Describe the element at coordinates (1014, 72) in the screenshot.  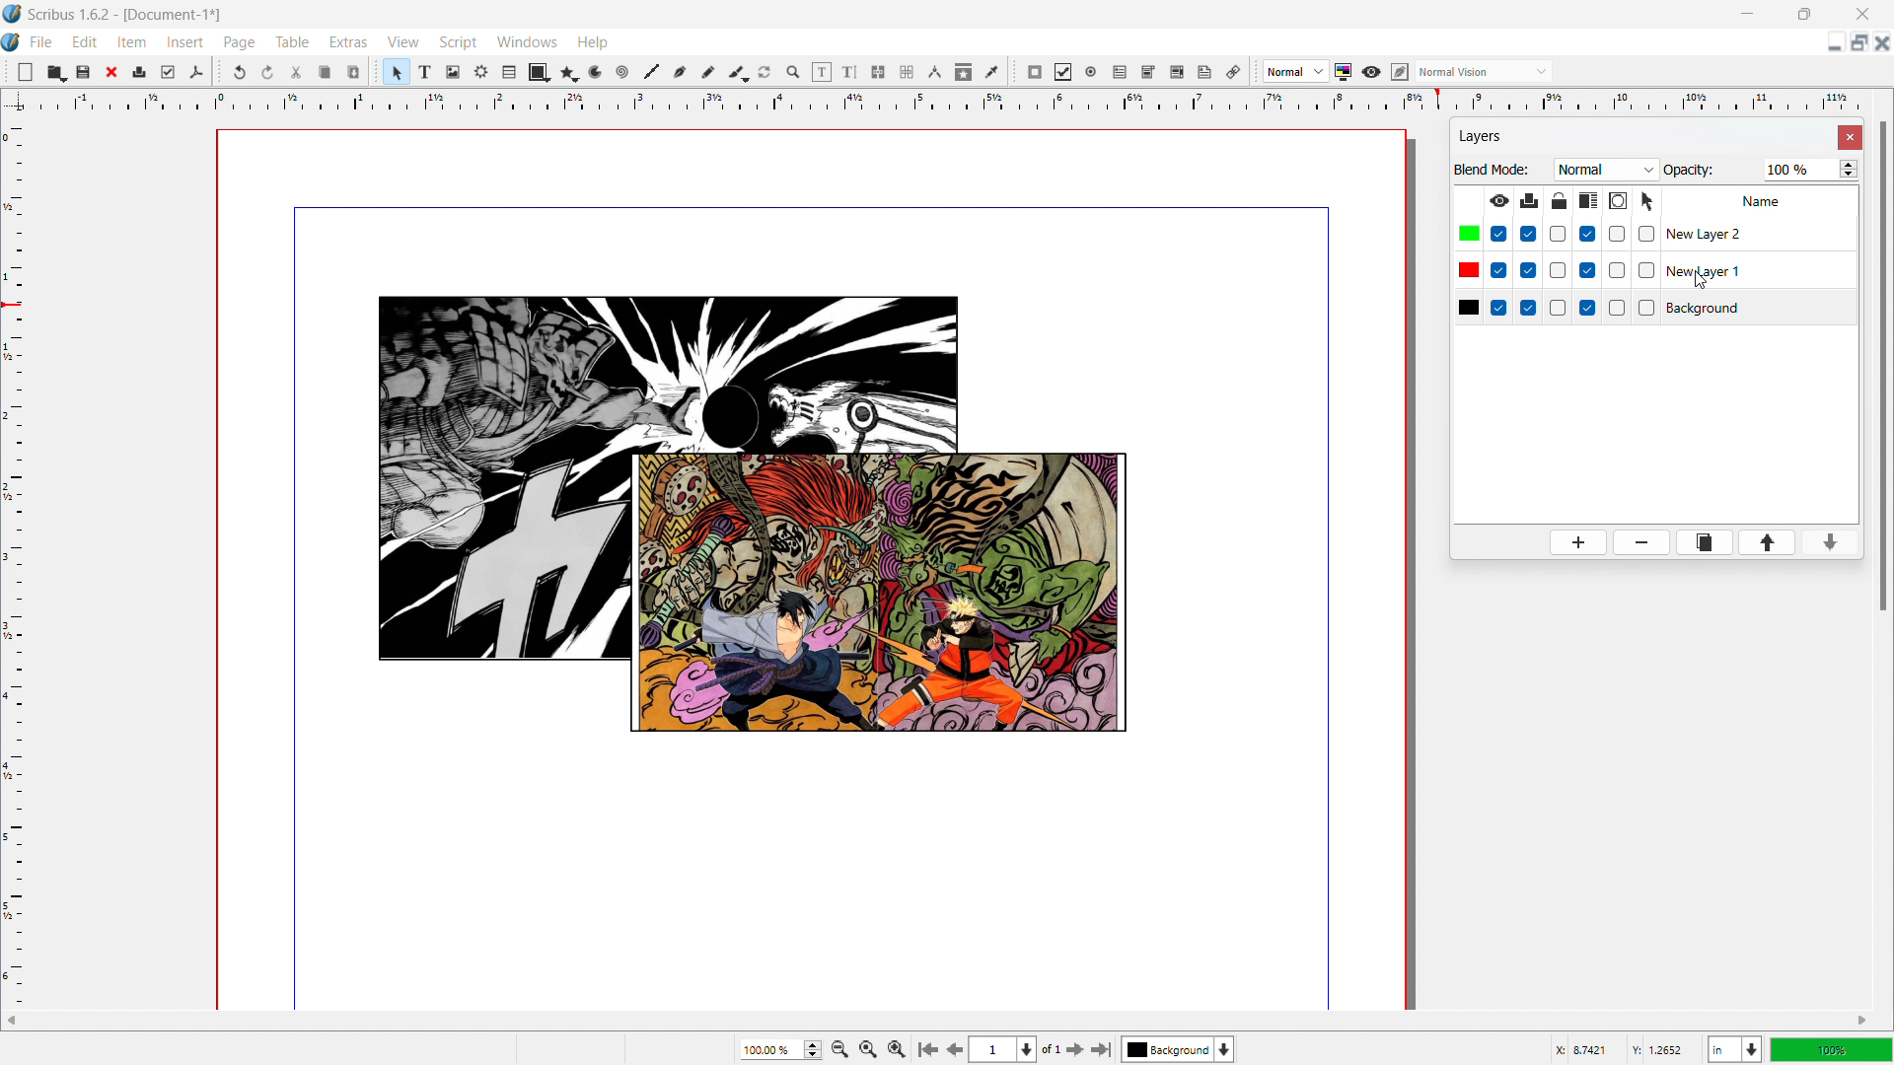
I see `move toolbox` at that location.